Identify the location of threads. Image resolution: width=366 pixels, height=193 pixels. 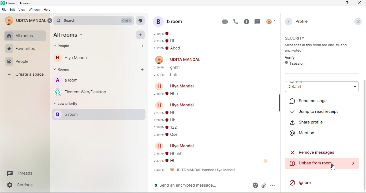
(257, 21).